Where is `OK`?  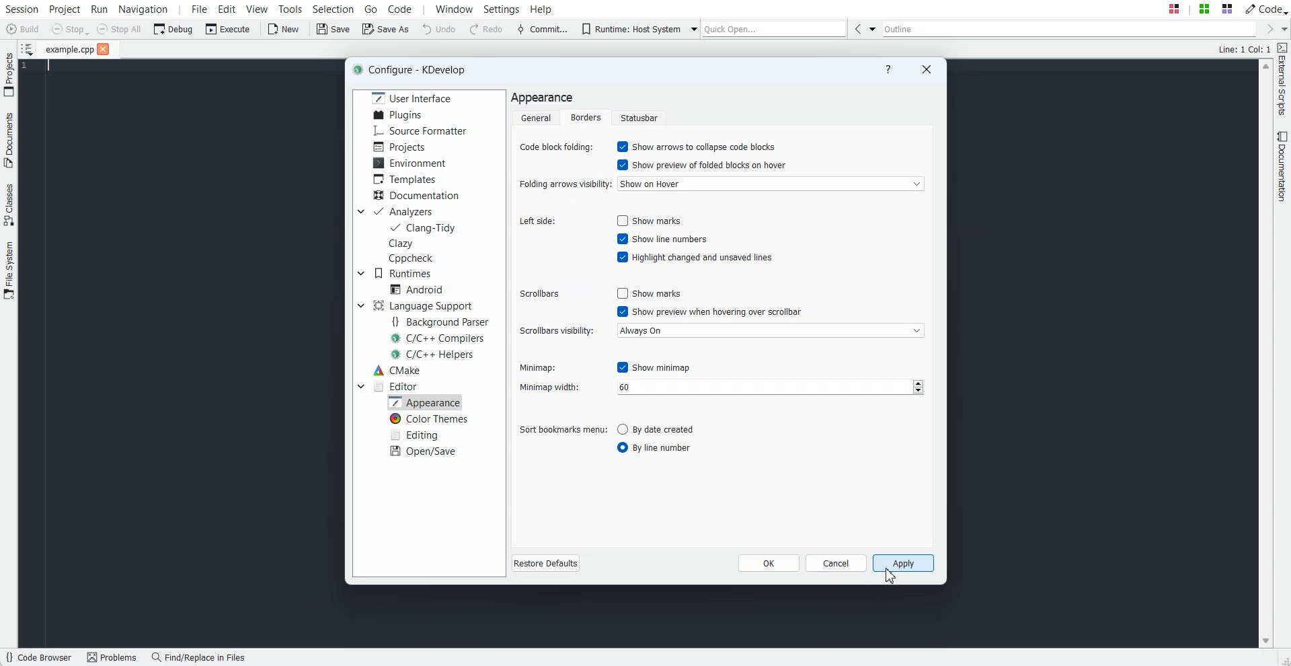
OK is located at coordinates (769, 562).